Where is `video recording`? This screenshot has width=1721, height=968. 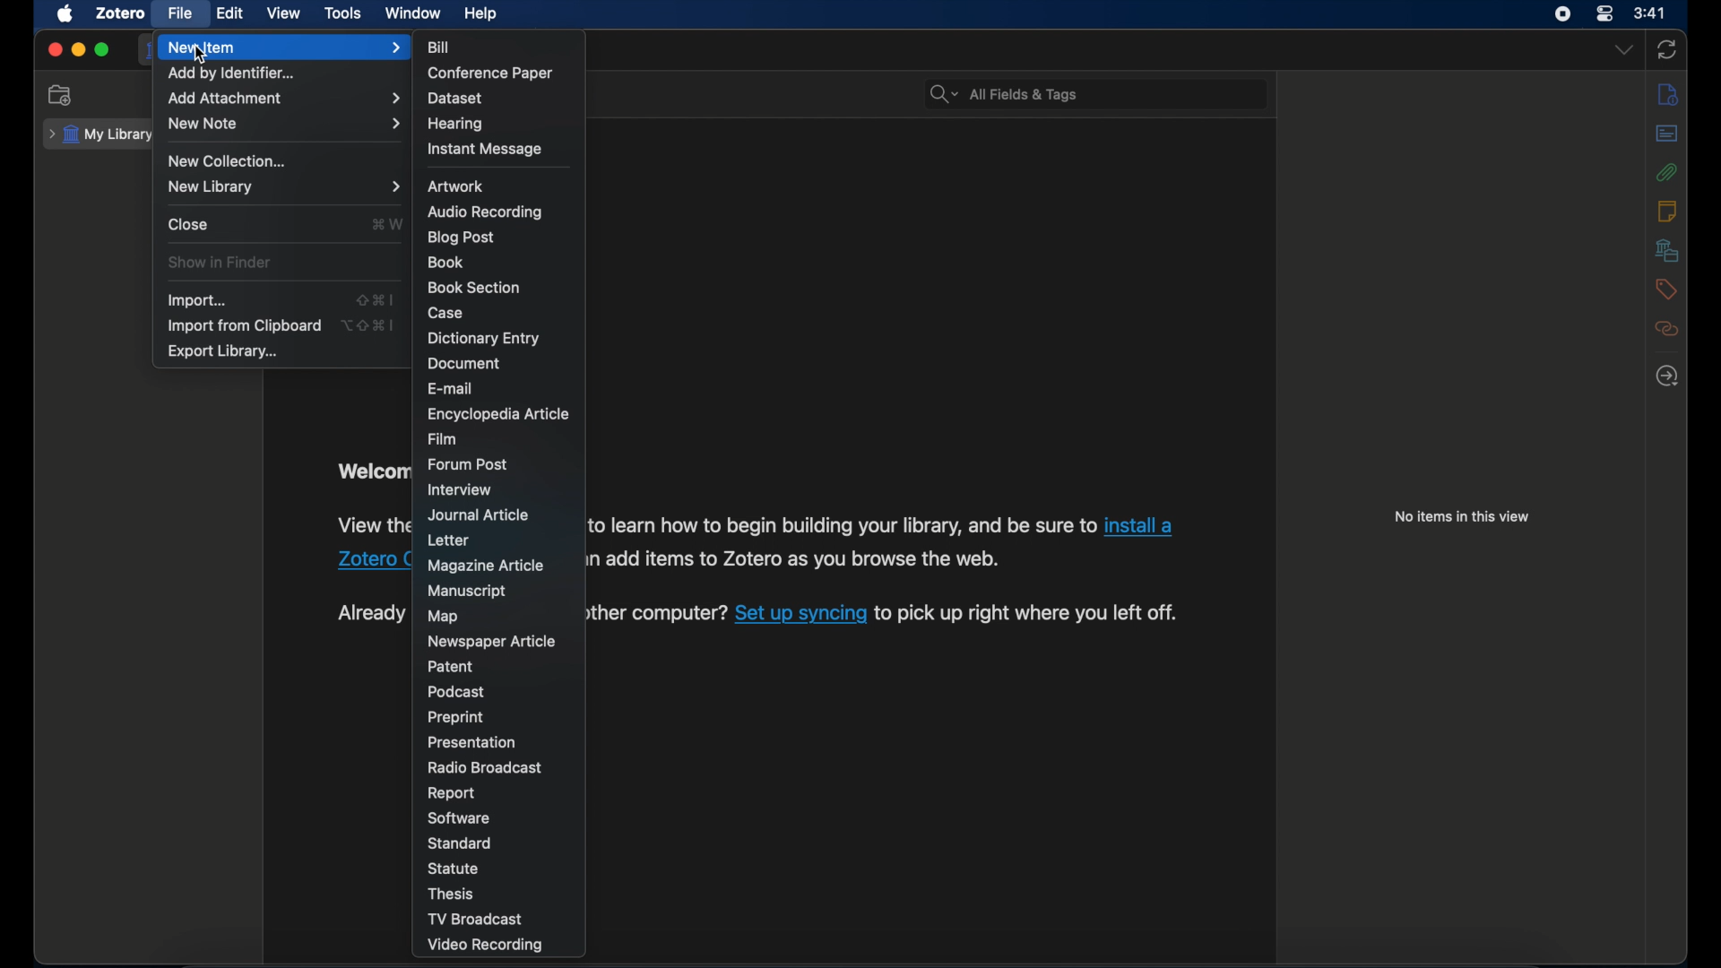
video recording is located at coordinates (489, 946).